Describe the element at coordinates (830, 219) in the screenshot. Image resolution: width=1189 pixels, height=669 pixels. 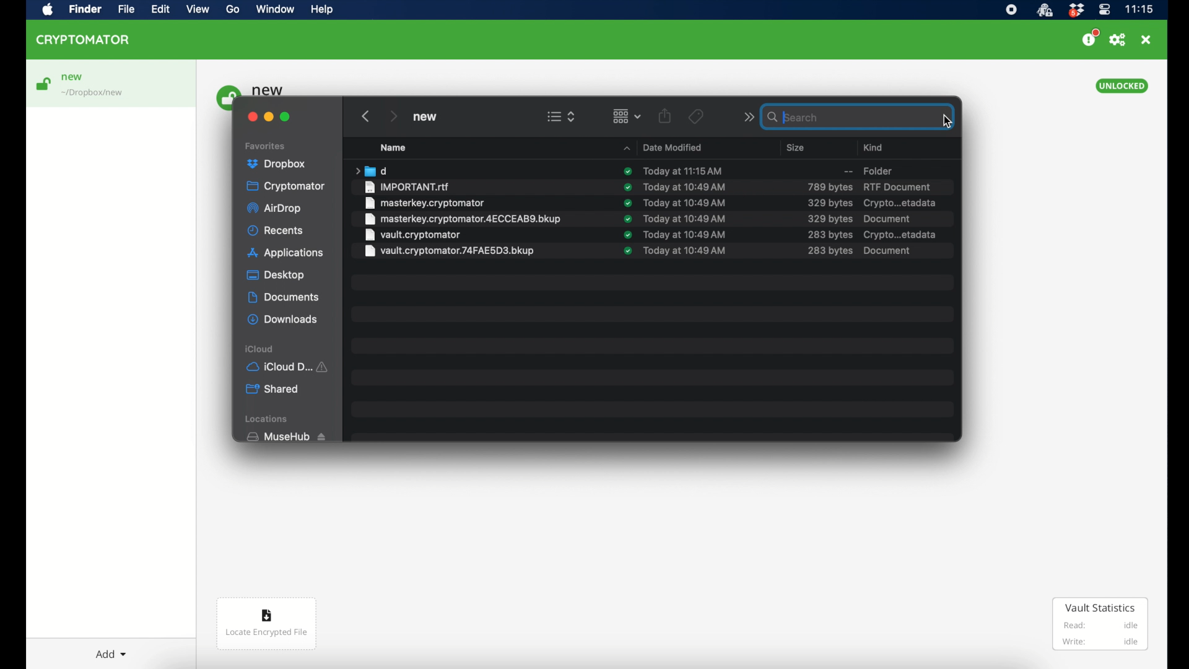
I see `size` at that location.